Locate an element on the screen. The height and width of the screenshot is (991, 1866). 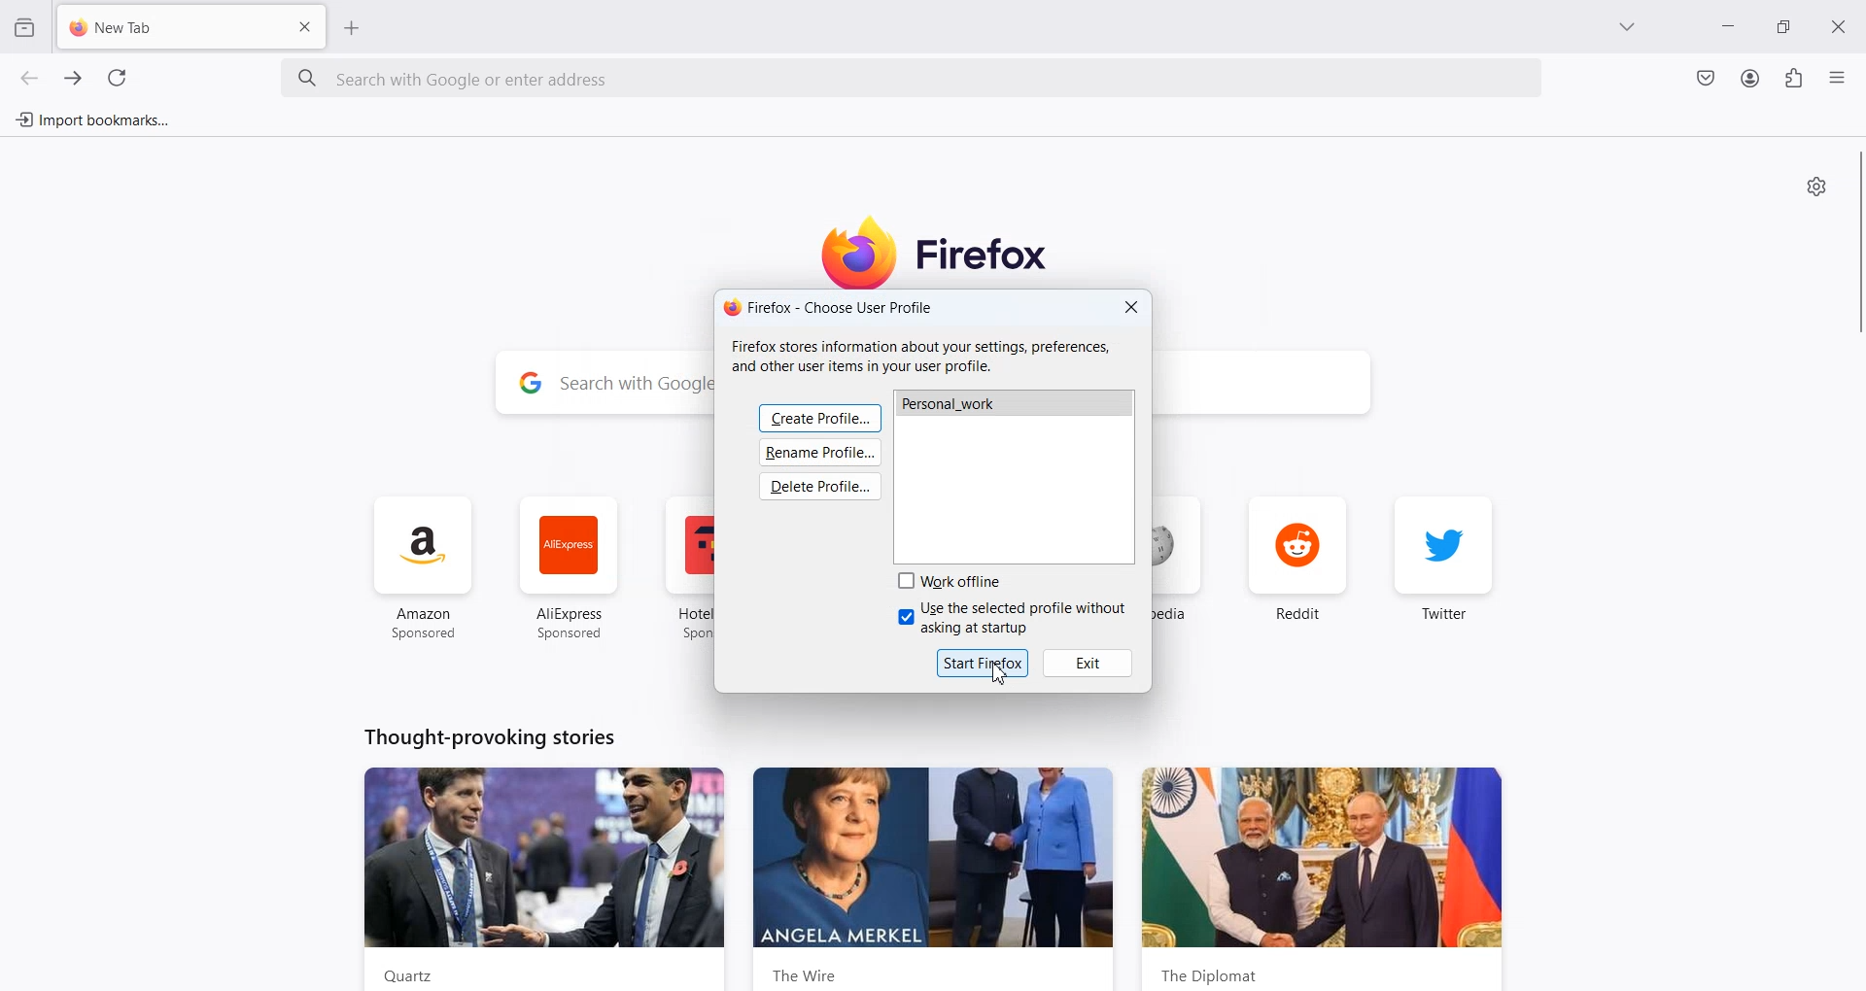
Firefox stores information about your settings, preferences,
and other user items in your user profile. is located at coordinates (928, 357).